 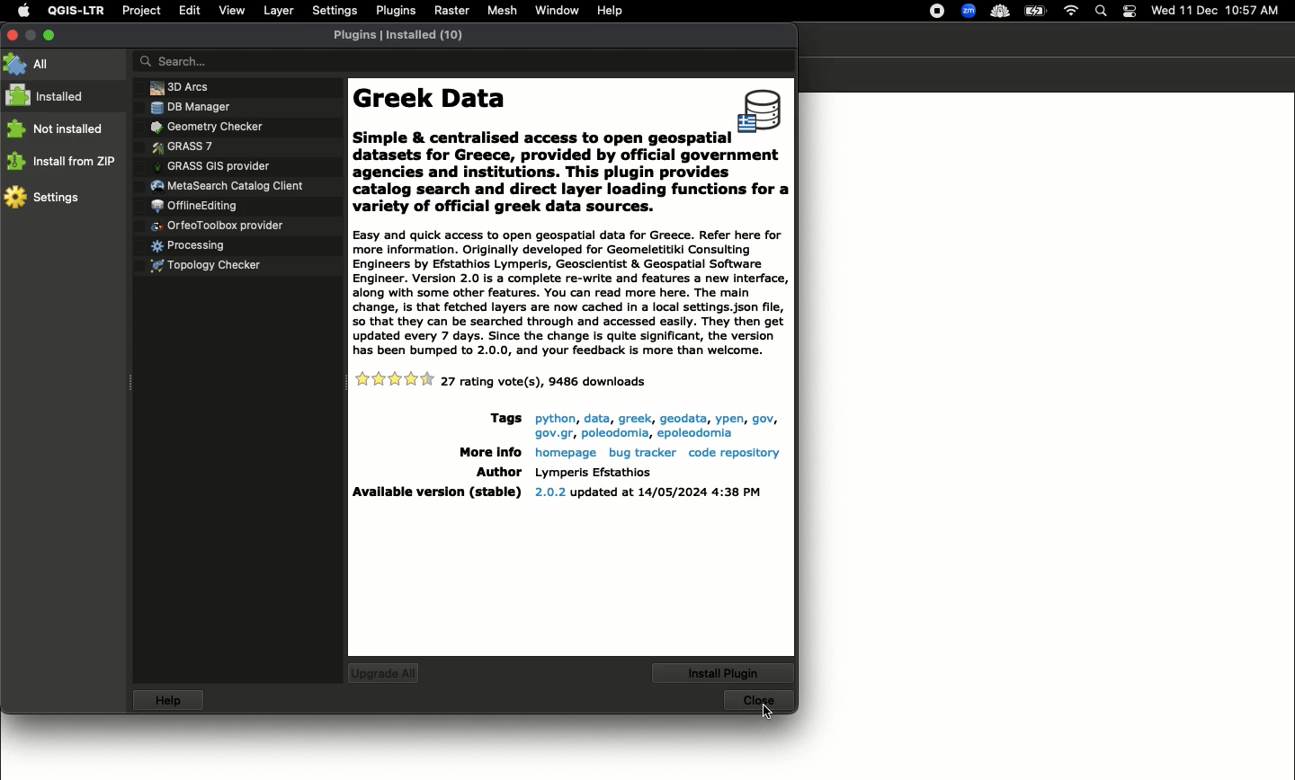 I want to click on Extension, so click(x=1002, y=13).